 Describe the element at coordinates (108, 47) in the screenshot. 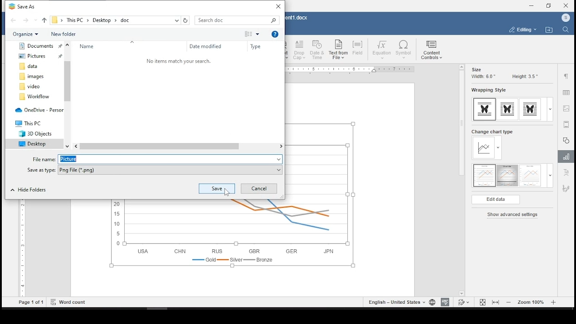

I see `Name` at that location.